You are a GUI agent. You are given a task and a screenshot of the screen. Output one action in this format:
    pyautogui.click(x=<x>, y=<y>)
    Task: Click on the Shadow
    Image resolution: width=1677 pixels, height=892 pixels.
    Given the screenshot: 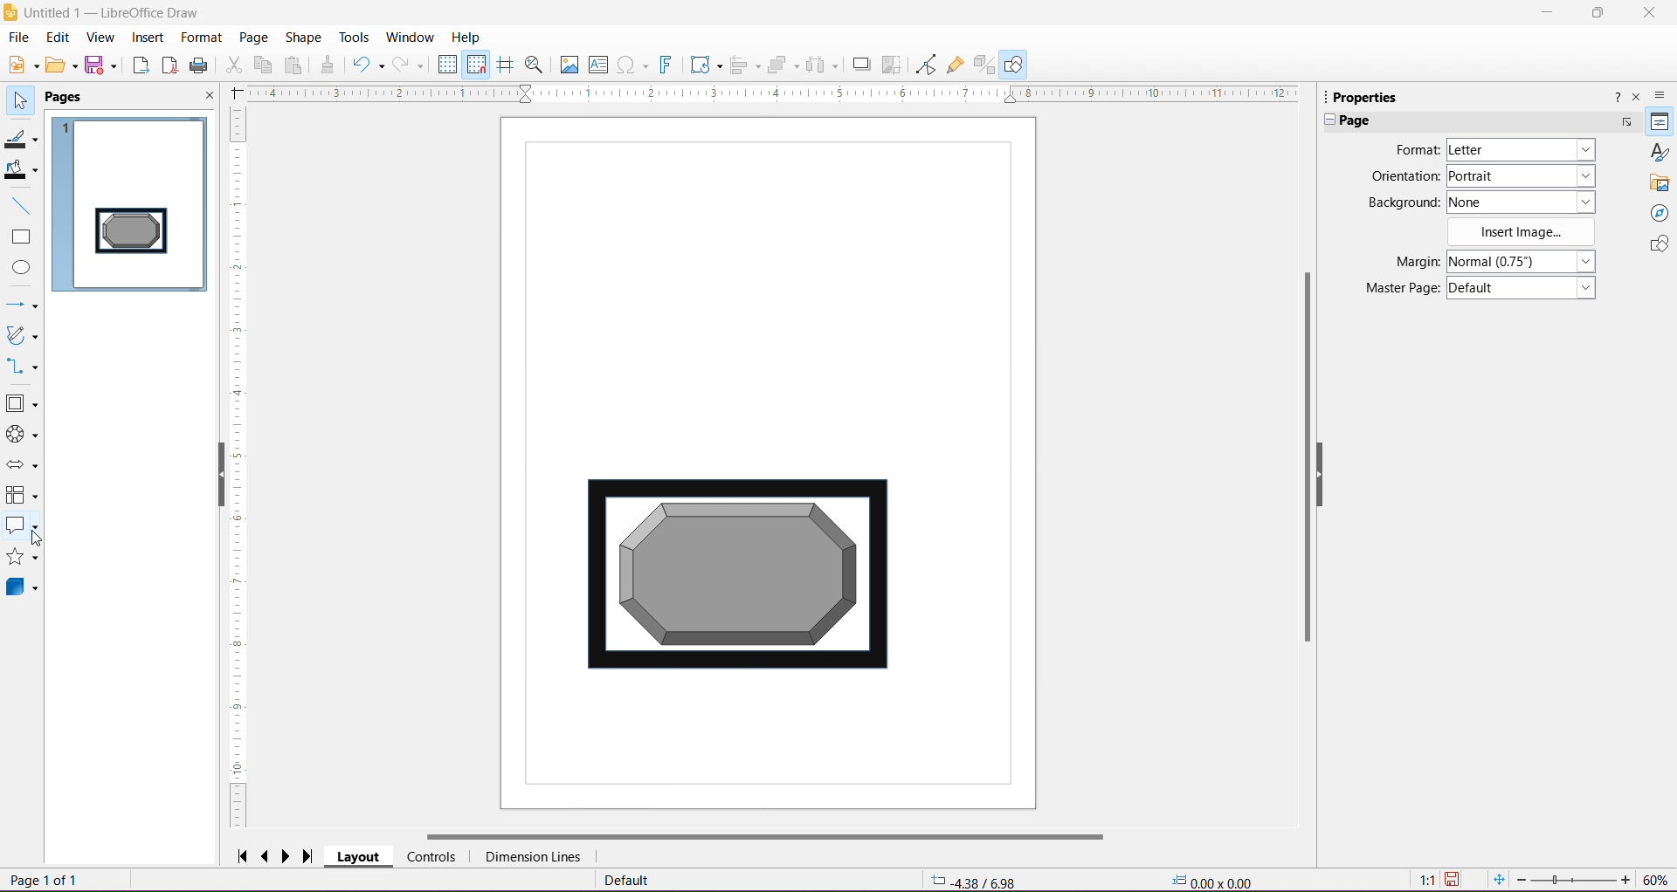 What is the action you would take?
    pyautogui.click(x=859, y=65)
    